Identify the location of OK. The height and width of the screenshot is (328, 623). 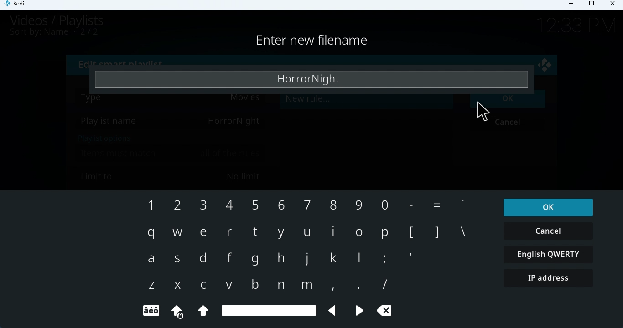
(547, 207).